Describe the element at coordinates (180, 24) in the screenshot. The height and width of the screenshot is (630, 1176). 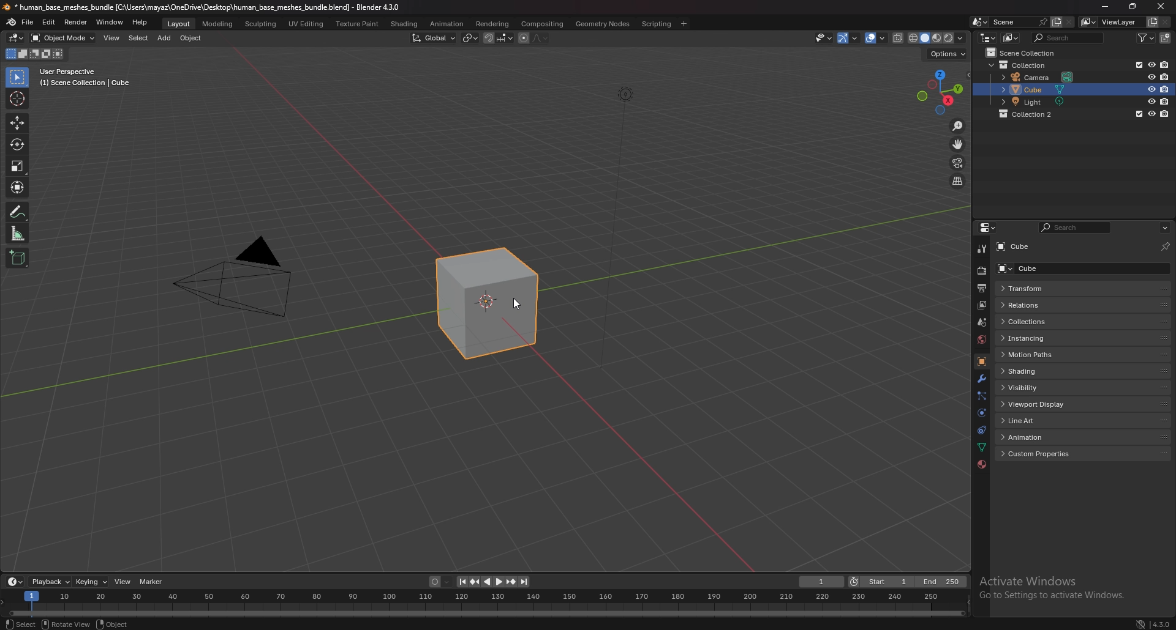
I see `layout` at that location.